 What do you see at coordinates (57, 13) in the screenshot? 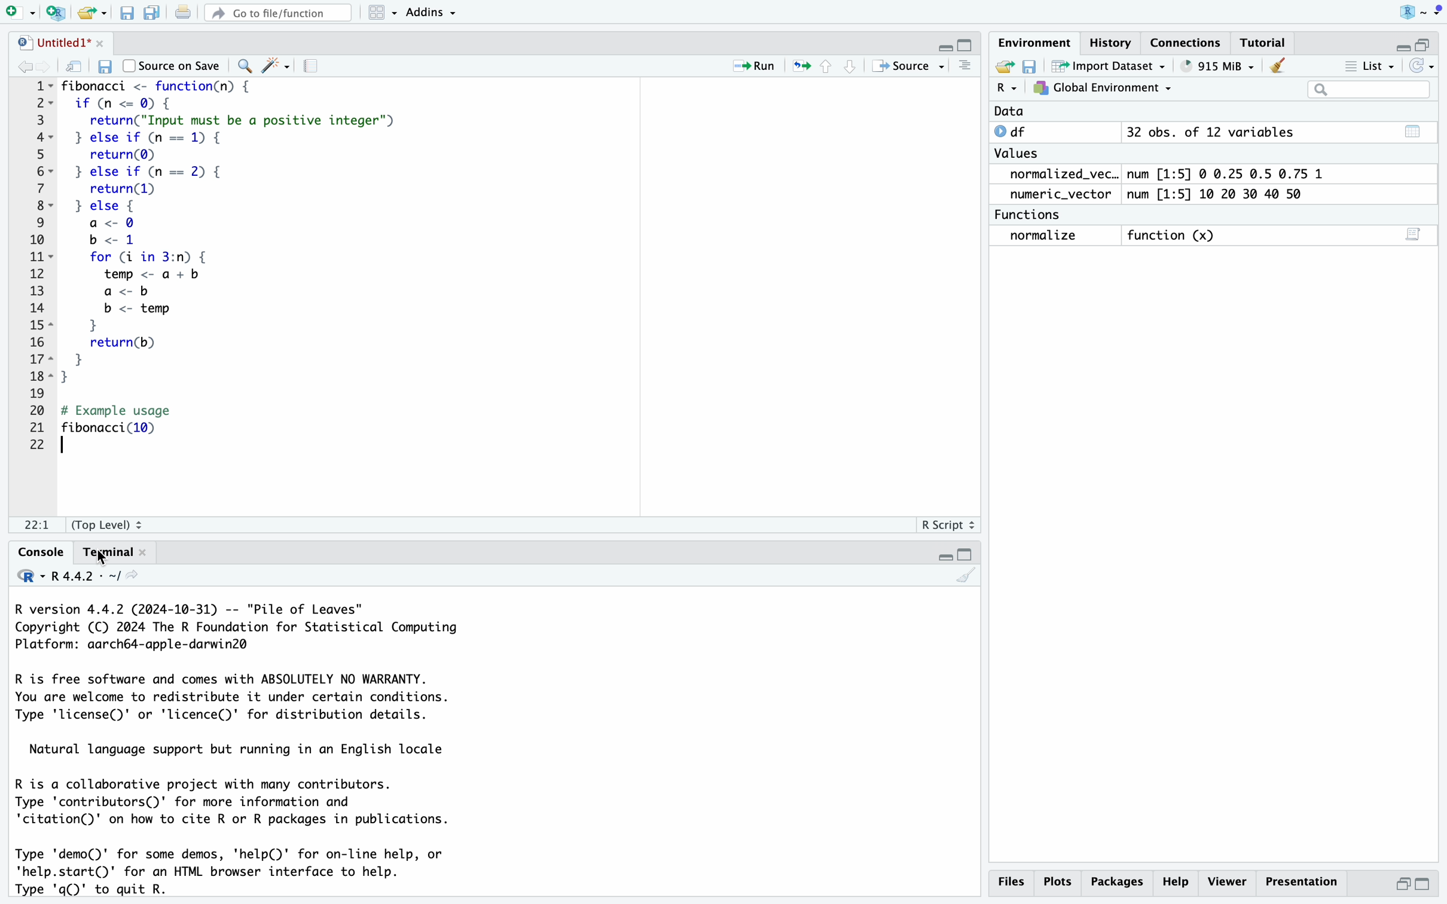
I see `create a project` at bounding box center [57, 13].